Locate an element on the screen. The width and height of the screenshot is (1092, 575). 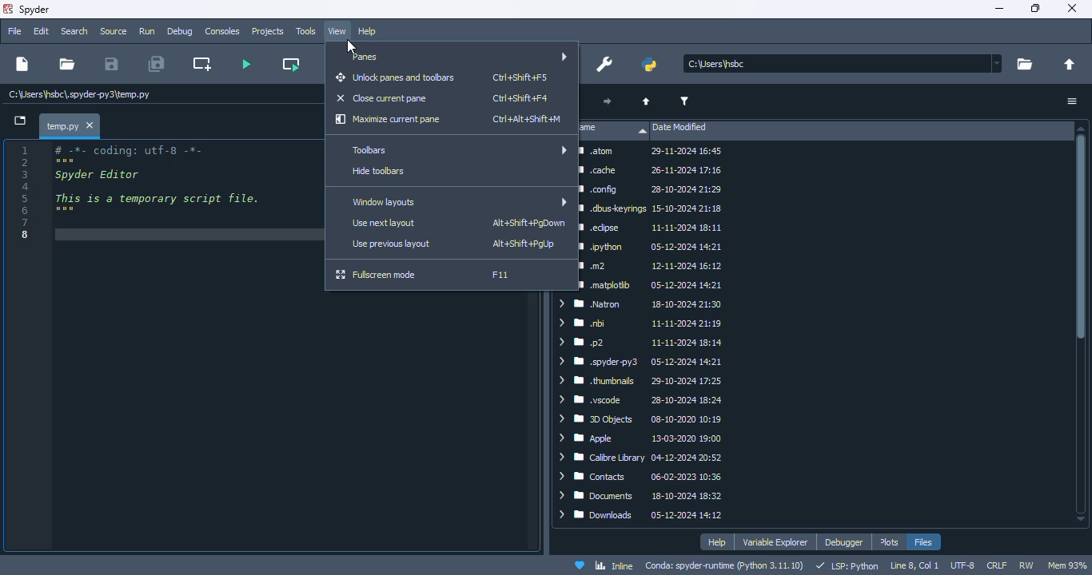
.cache is located at coordinates (651, 169).